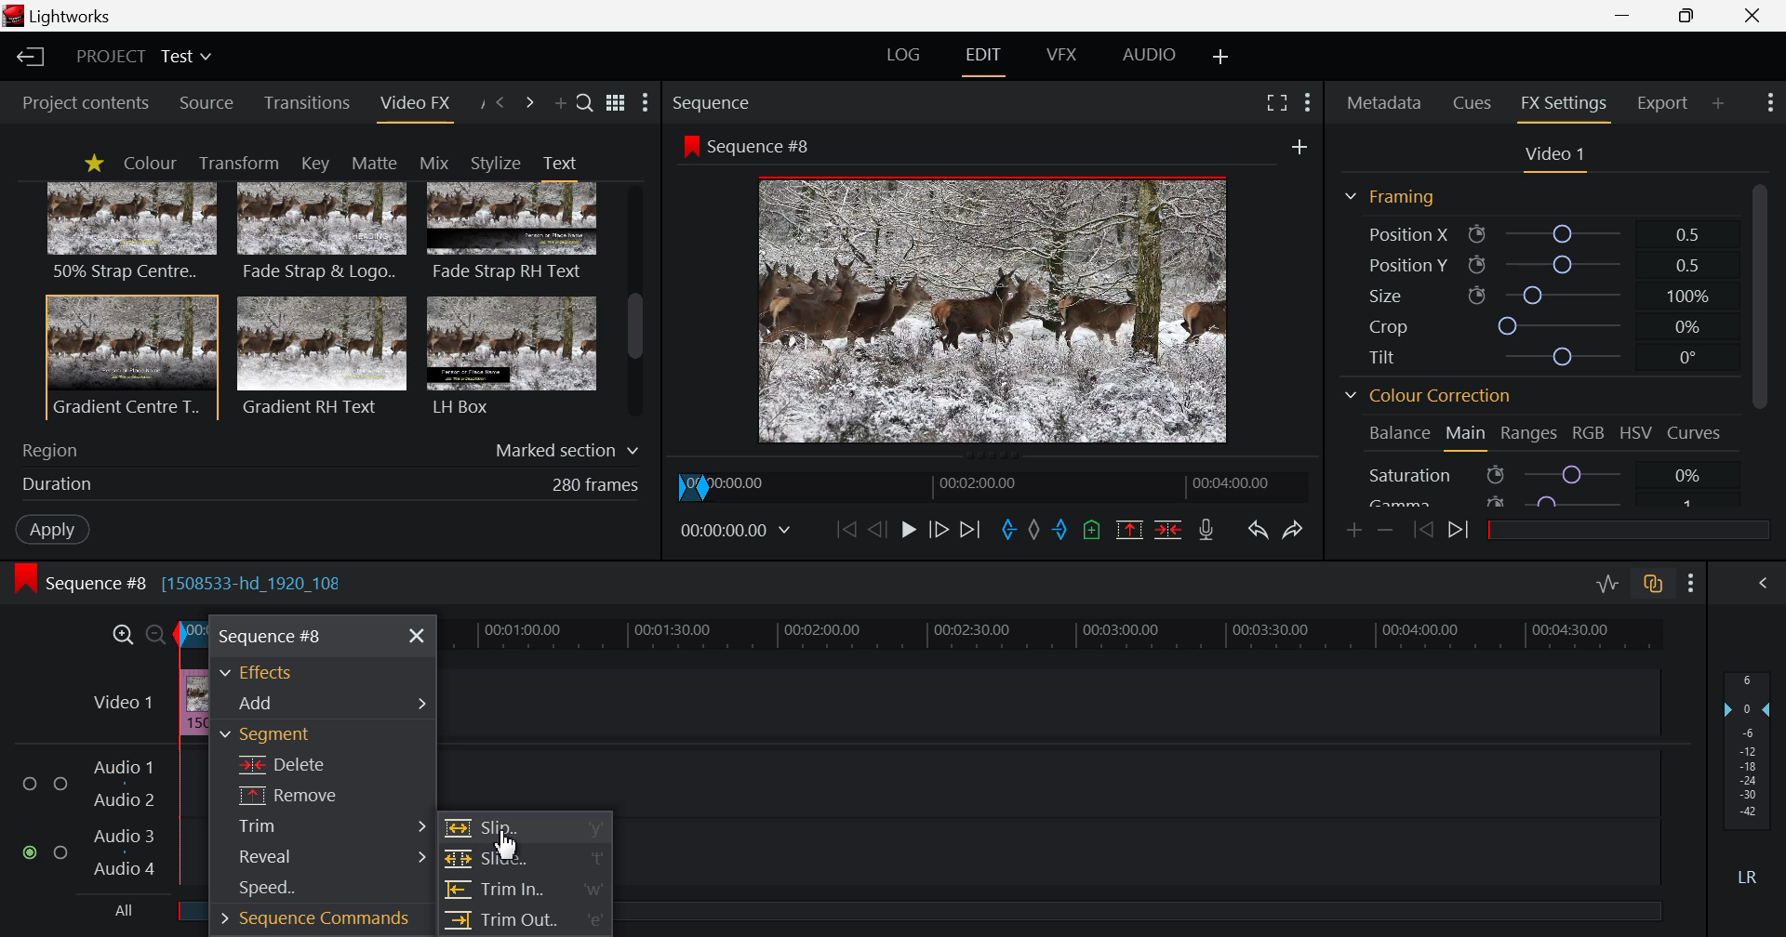  What do you see at coordinates (1206, 532) in the screenshot?
I see `Record voiceover` at bounding box center [1206, 532].